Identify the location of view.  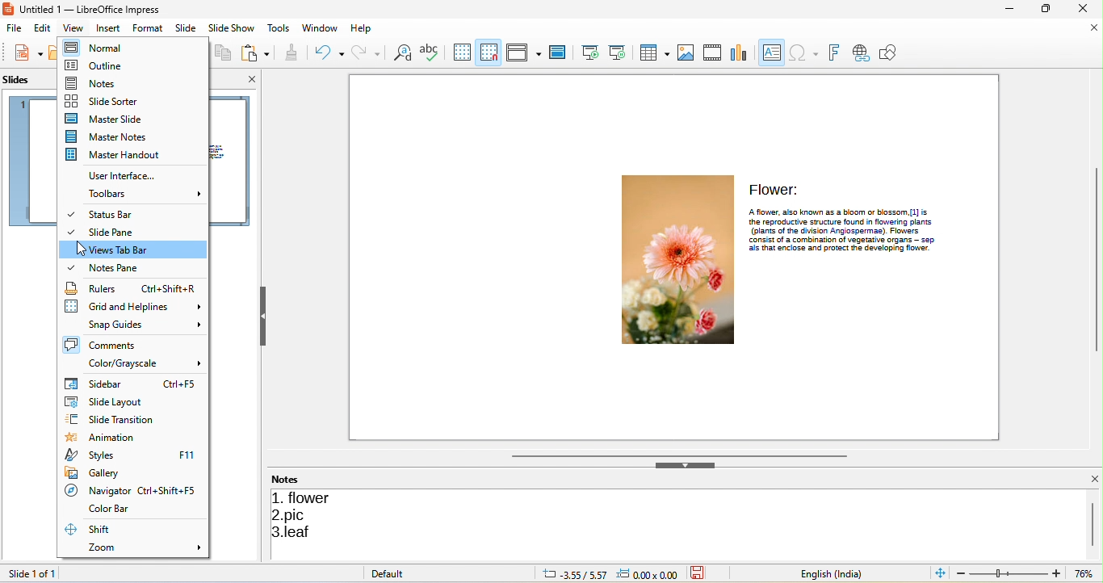
(71, 28).